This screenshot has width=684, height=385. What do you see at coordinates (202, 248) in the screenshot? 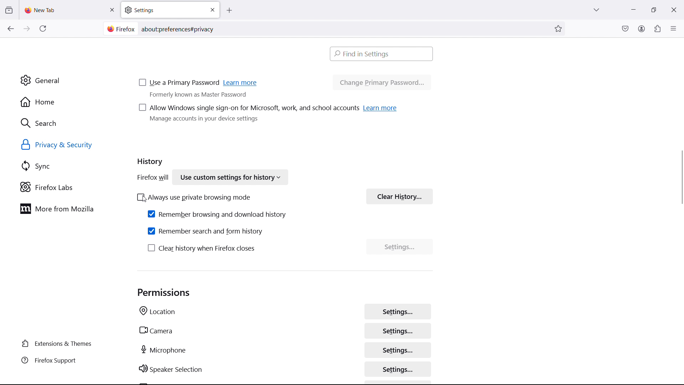
I see `clear history when firefox closes` at bounding box center [202, 248].